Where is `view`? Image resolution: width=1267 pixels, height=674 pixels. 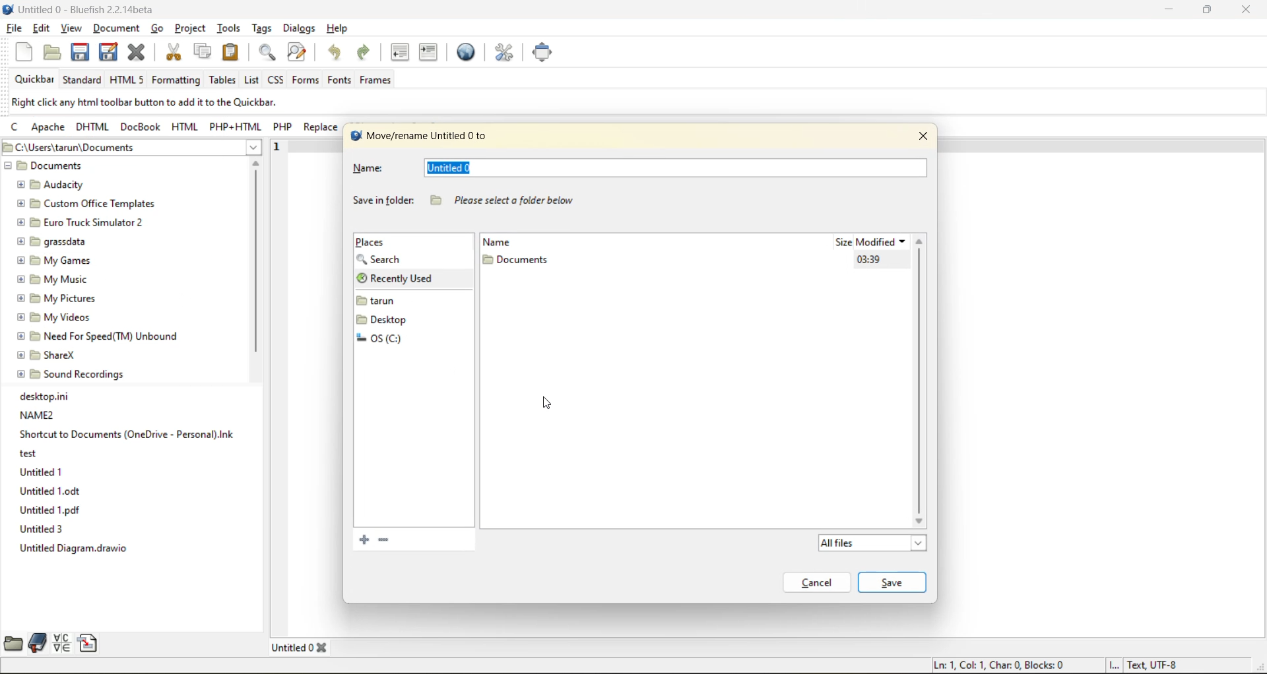 view is located at coordinates (69, 27).